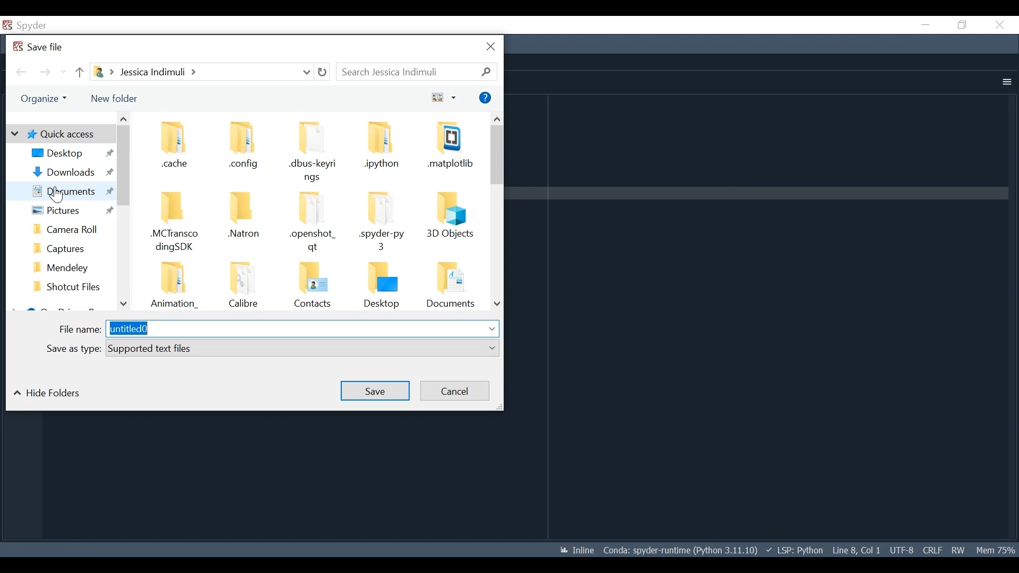 This screenshot has width=1019, height=573. Describe the element at coordinates (67, 228) in the screenshot. I see `Folder` at that location.